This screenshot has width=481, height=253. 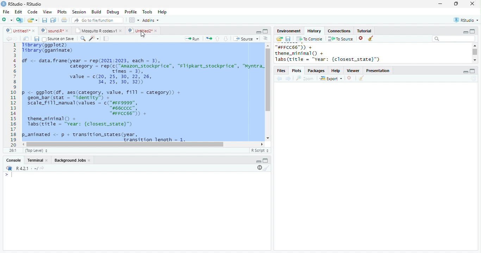 What do you see at coordinates (8, 39) in the screenshot?
I see `back` at bounding box center [8, 39].